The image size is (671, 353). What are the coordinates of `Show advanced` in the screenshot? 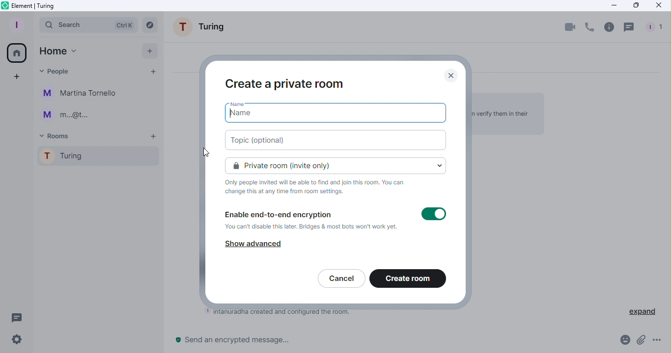 It's located at (254, 243).